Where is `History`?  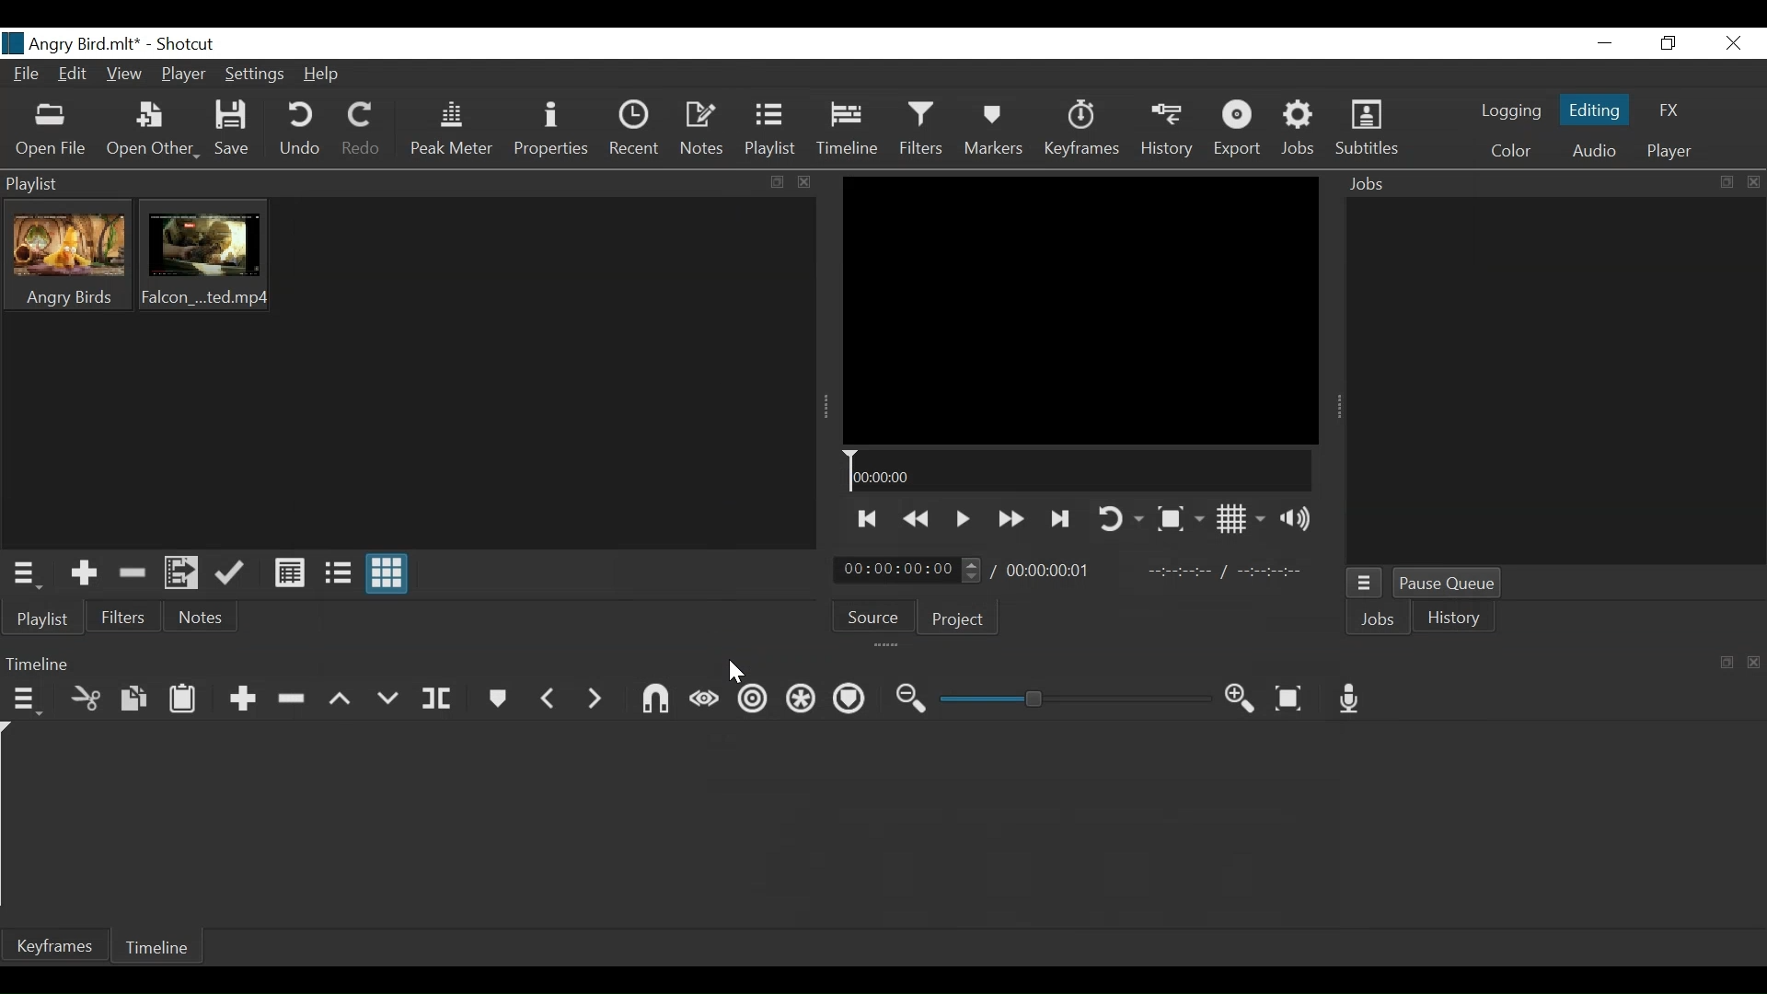
History is located at coordinates (1166, 129).